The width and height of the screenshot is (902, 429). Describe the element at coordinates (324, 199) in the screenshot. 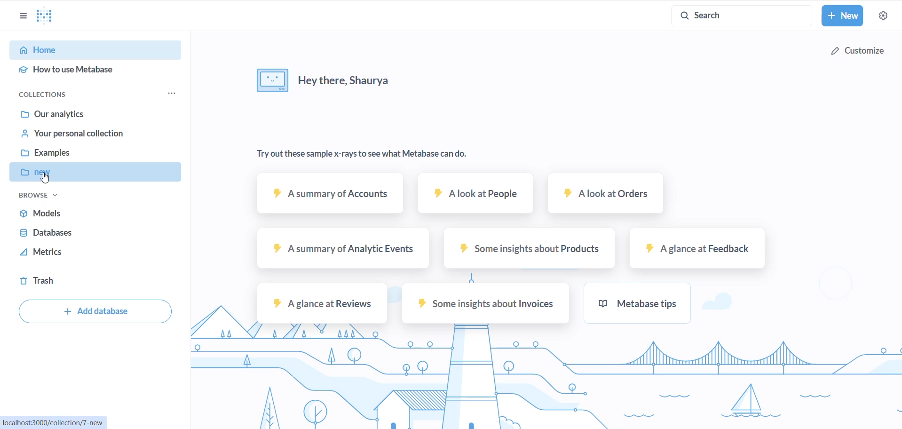

I see `A summary of Accounts sample` at that location.